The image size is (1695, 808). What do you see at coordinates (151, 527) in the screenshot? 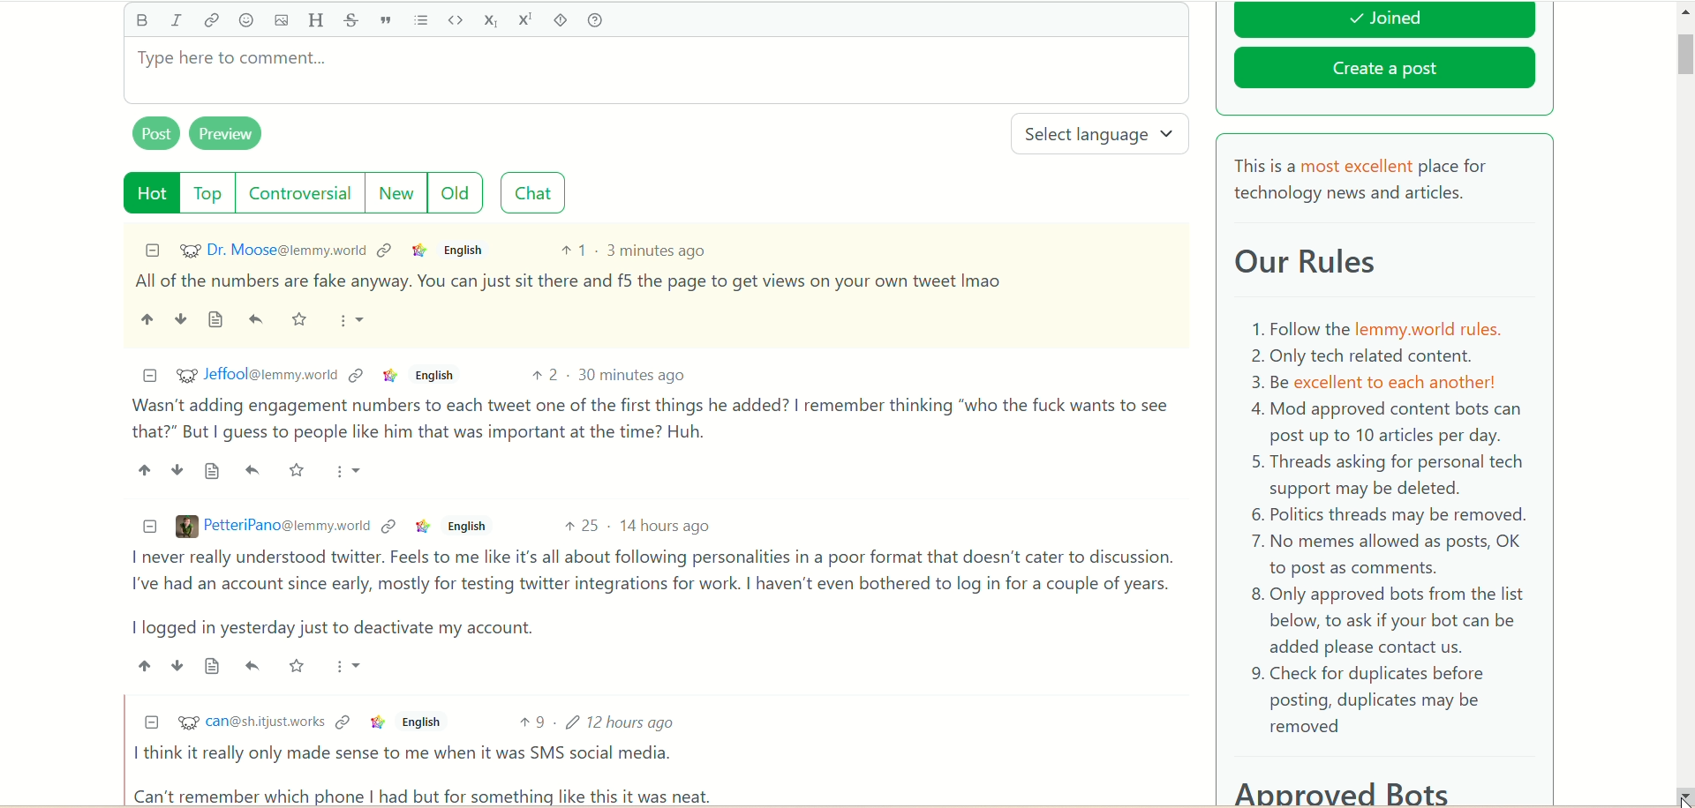
I see `Collapse` at bounding box center [151, 527].